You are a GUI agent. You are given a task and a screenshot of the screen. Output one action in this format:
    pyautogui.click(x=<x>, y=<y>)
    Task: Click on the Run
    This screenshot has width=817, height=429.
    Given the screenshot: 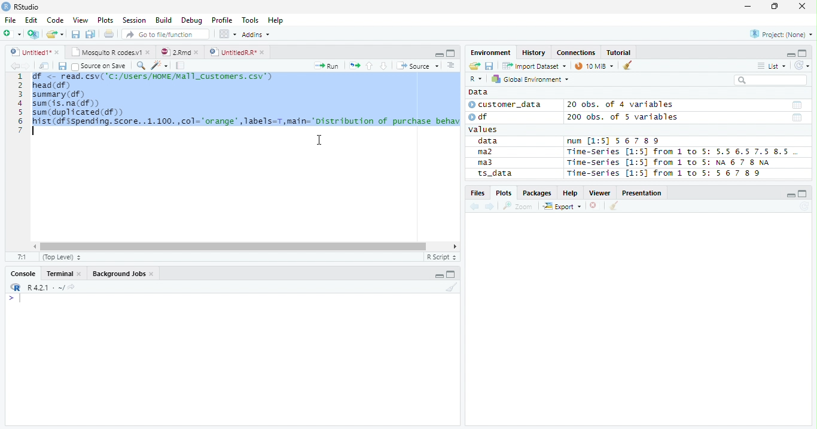 What is the action you would take?
    pyautogui.click(x=328, y=66)
    